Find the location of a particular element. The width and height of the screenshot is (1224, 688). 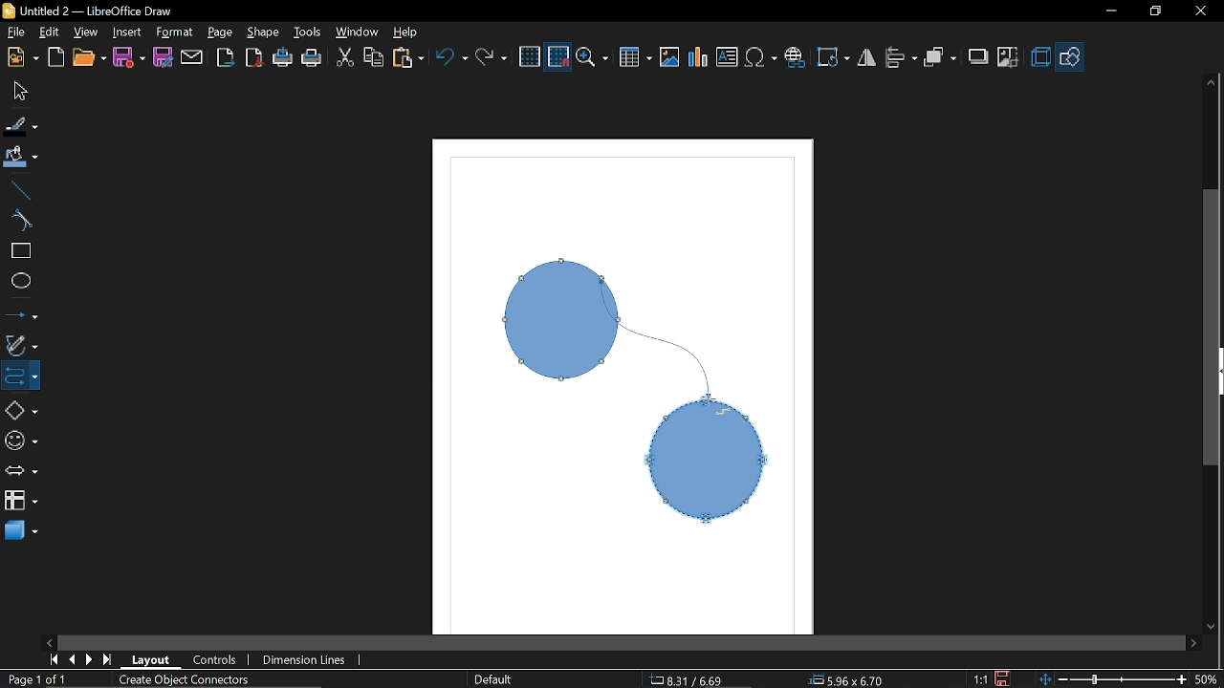

CO-ordinates is located at coordinates (698, 679).